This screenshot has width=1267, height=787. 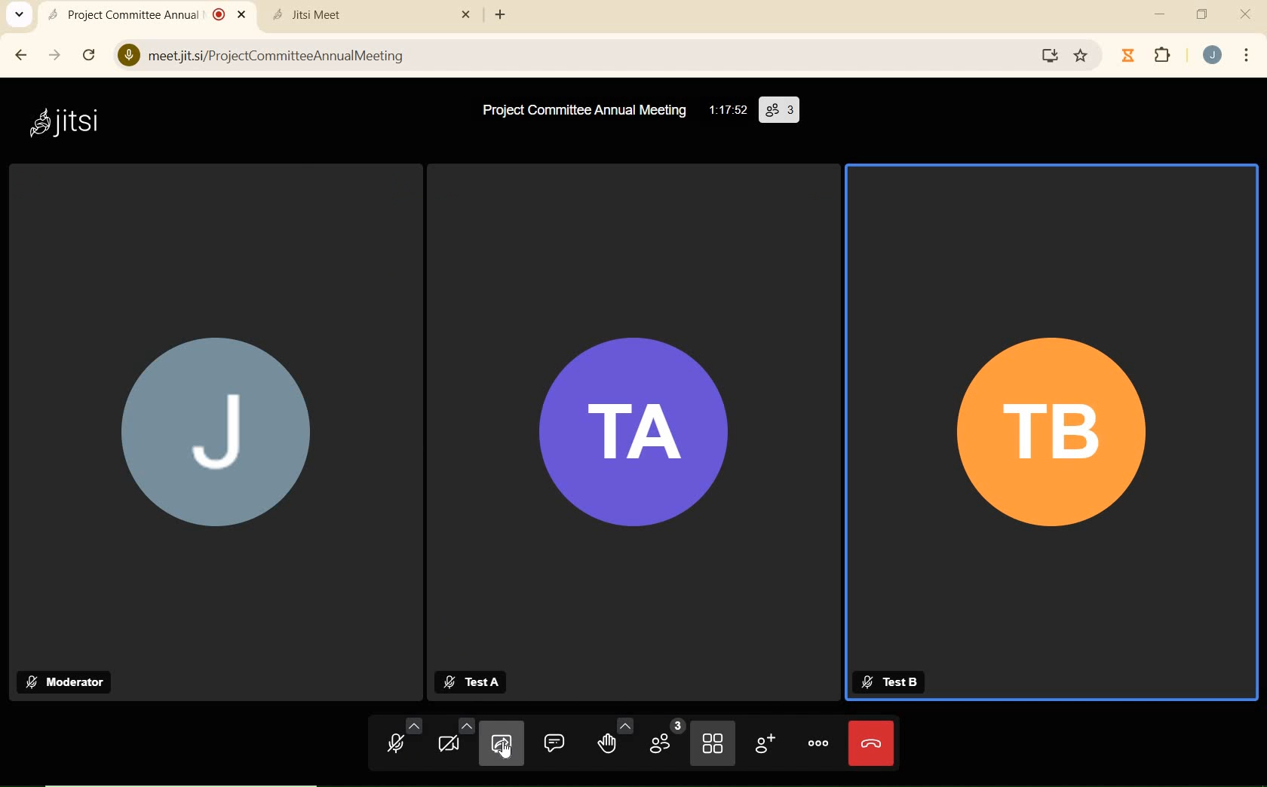 I want to click on View site information, so click(x=127, y=54).